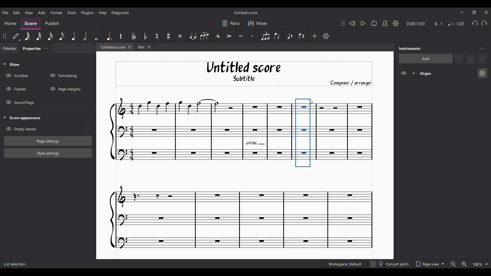 This screenshot has width=491, height=276. I want to click on Zoom options, so click(486, 264).